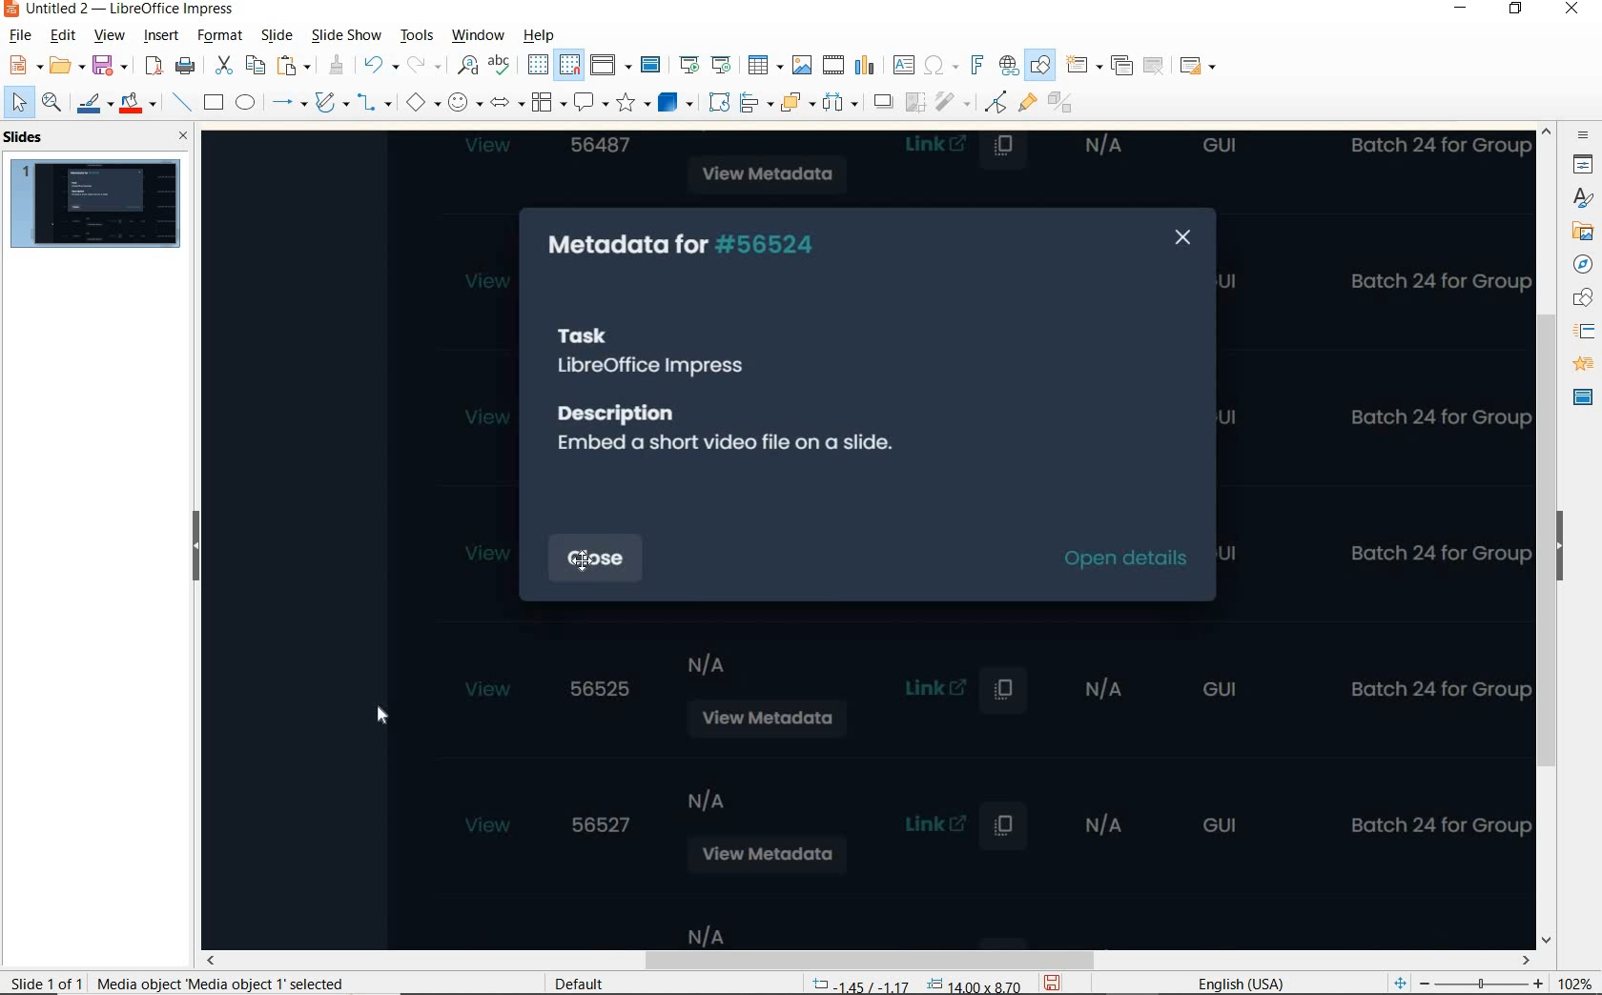  I want to click on SLIDE 1 OF 1, so click(51, 982).